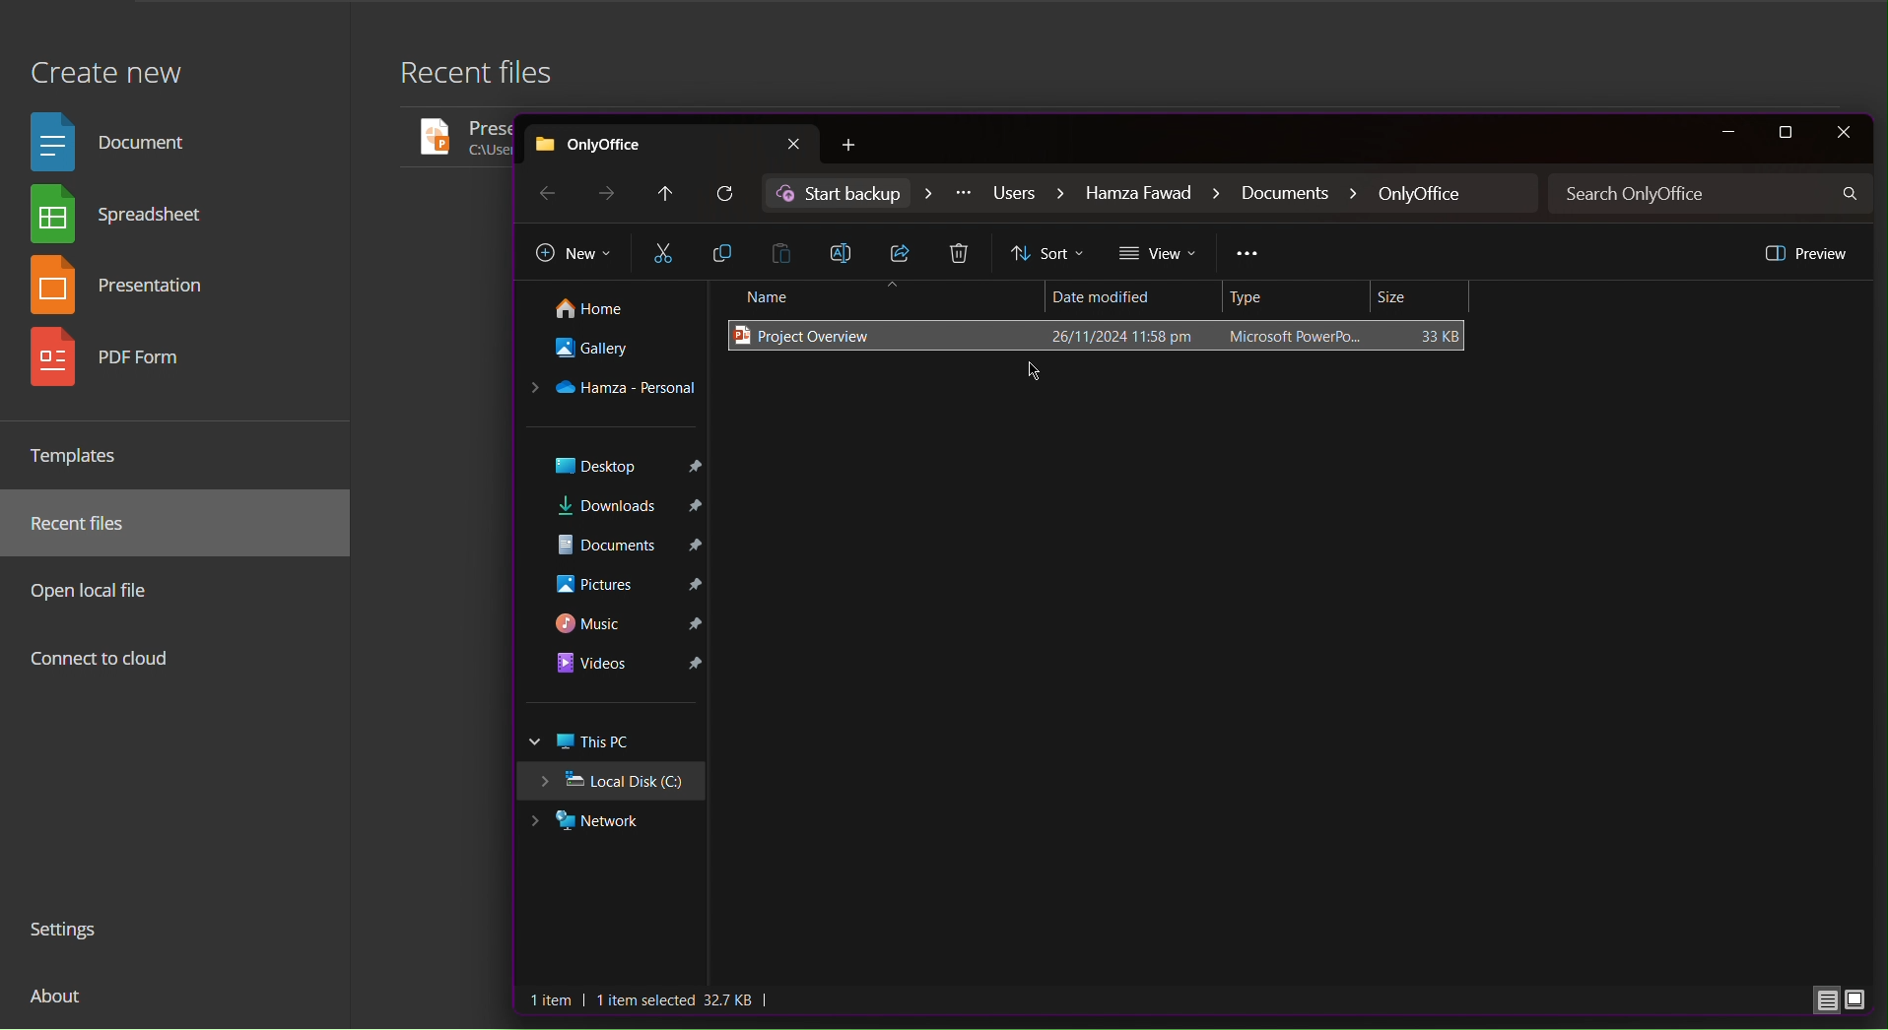  Describe the element at coordinates (786, 252) in the screenshot. I see `Paste` at that location.